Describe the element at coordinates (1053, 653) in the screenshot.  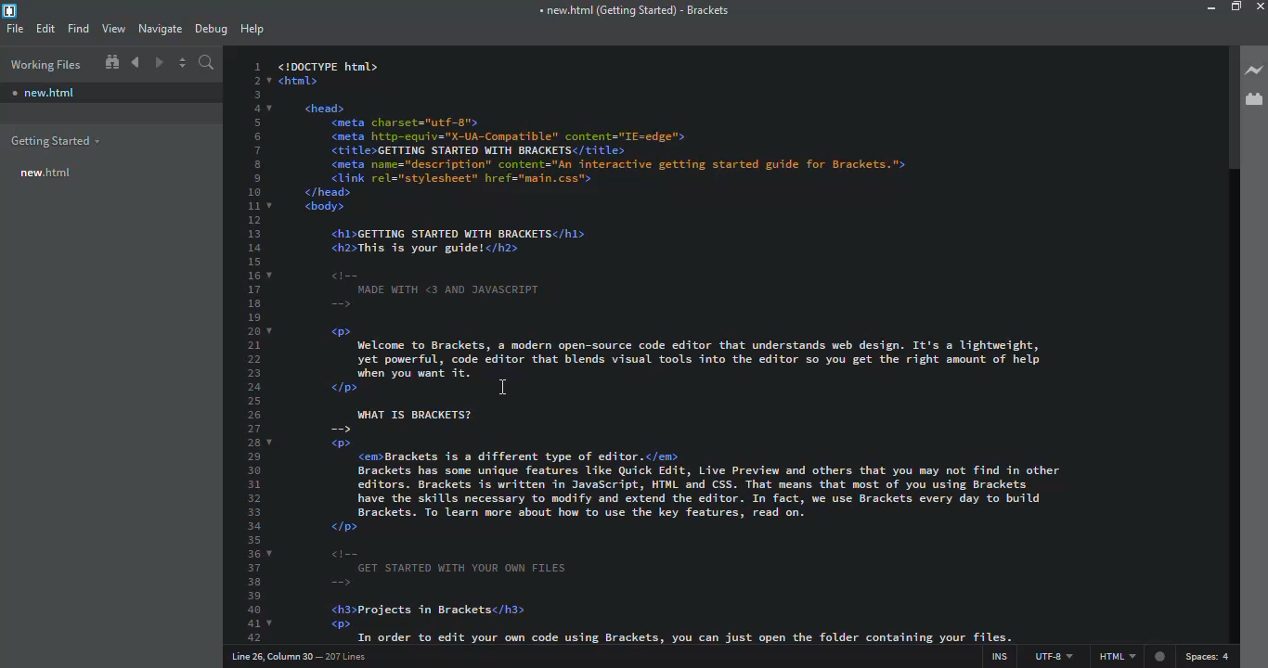
I see `utf 8` at that location.